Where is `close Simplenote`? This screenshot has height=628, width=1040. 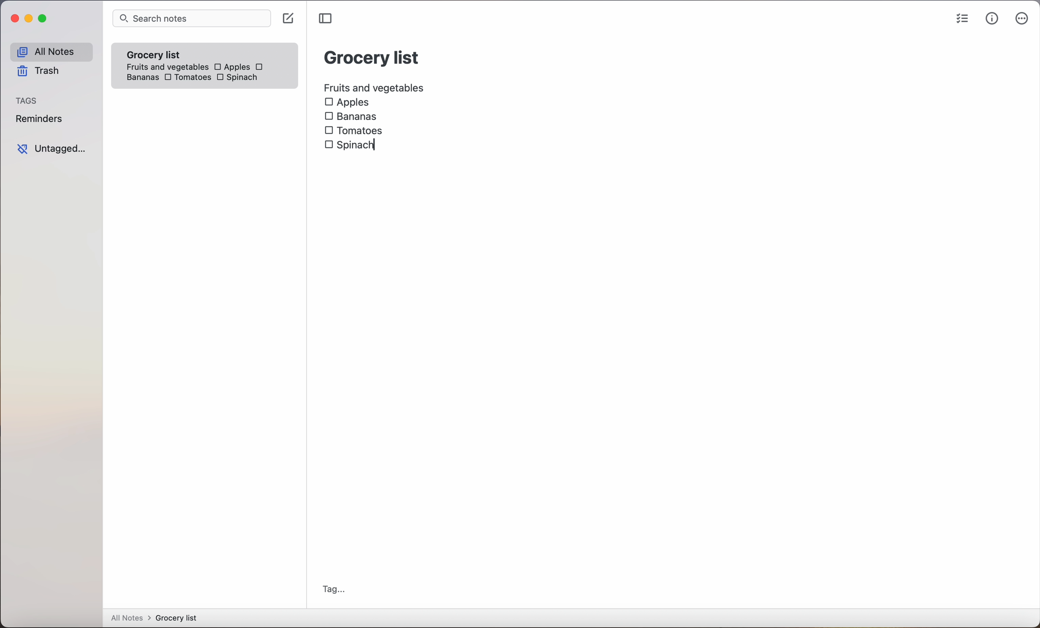 close Simplenote is located at coordinates (14, 19).